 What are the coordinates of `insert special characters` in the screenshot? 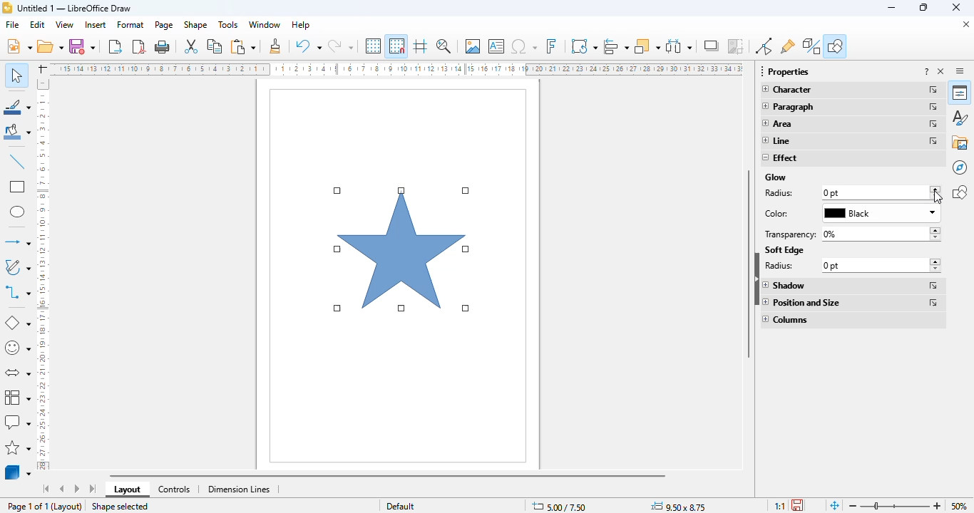 It's located at (524, 46).